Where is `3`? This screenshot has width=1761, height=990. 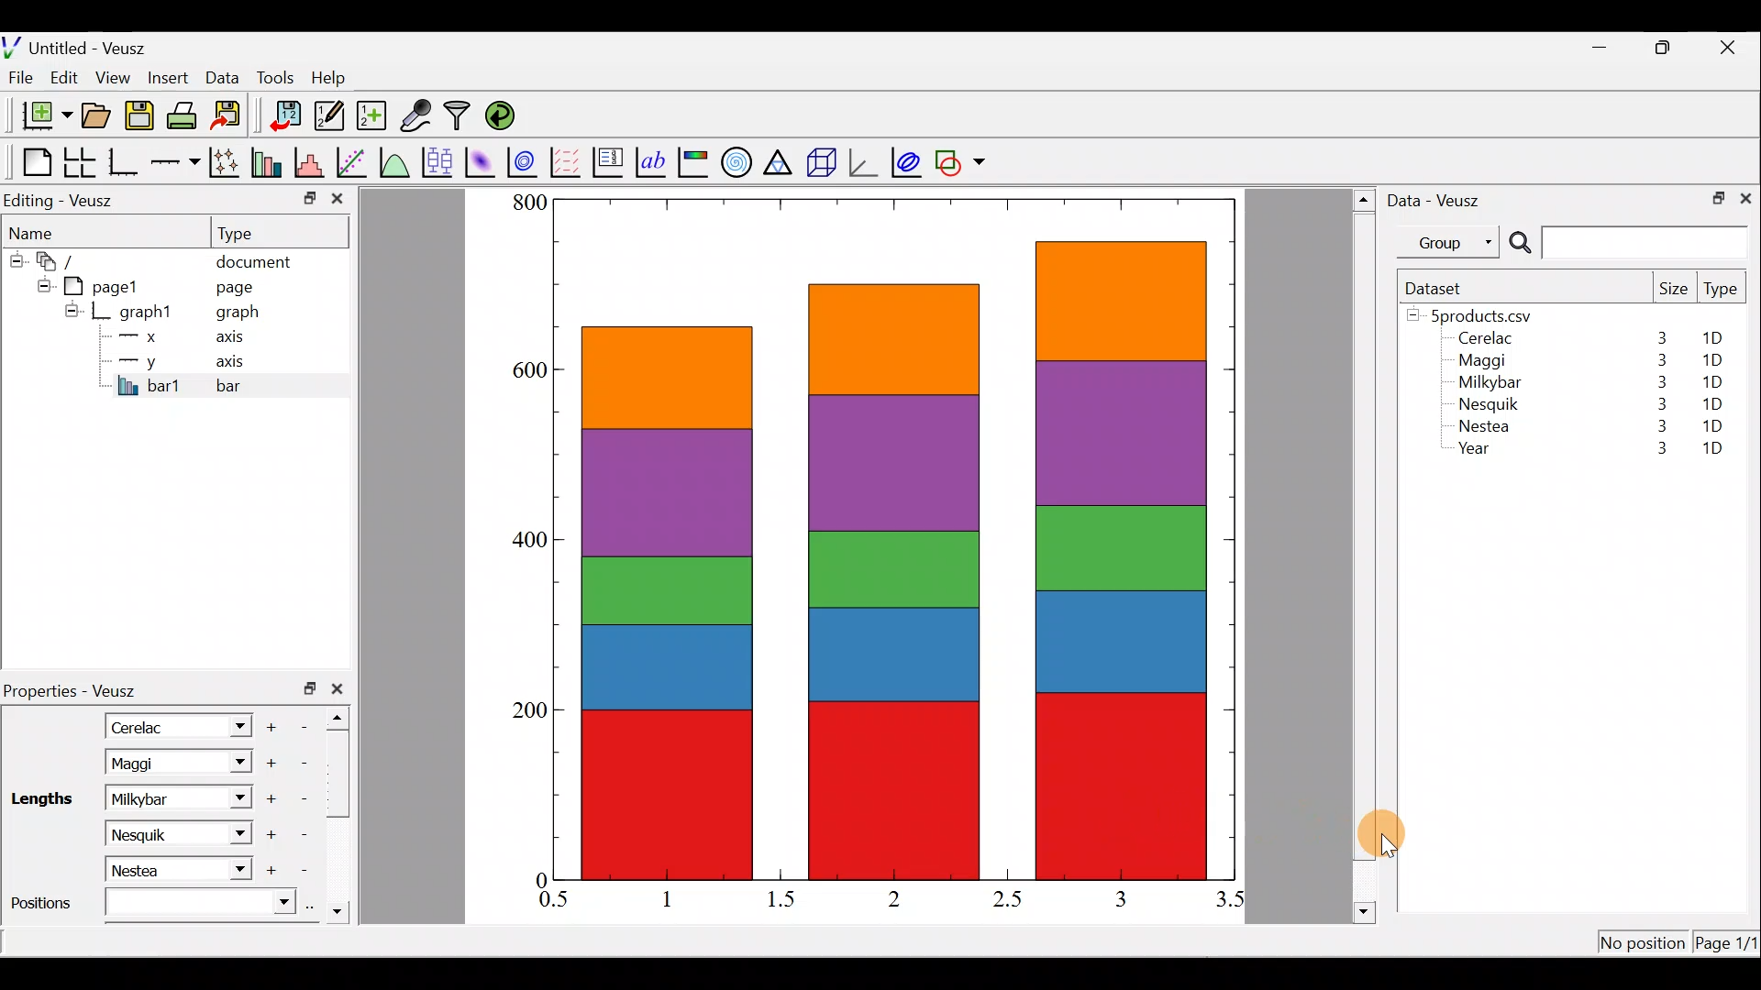 3 is located at coordinates (1657, 360).